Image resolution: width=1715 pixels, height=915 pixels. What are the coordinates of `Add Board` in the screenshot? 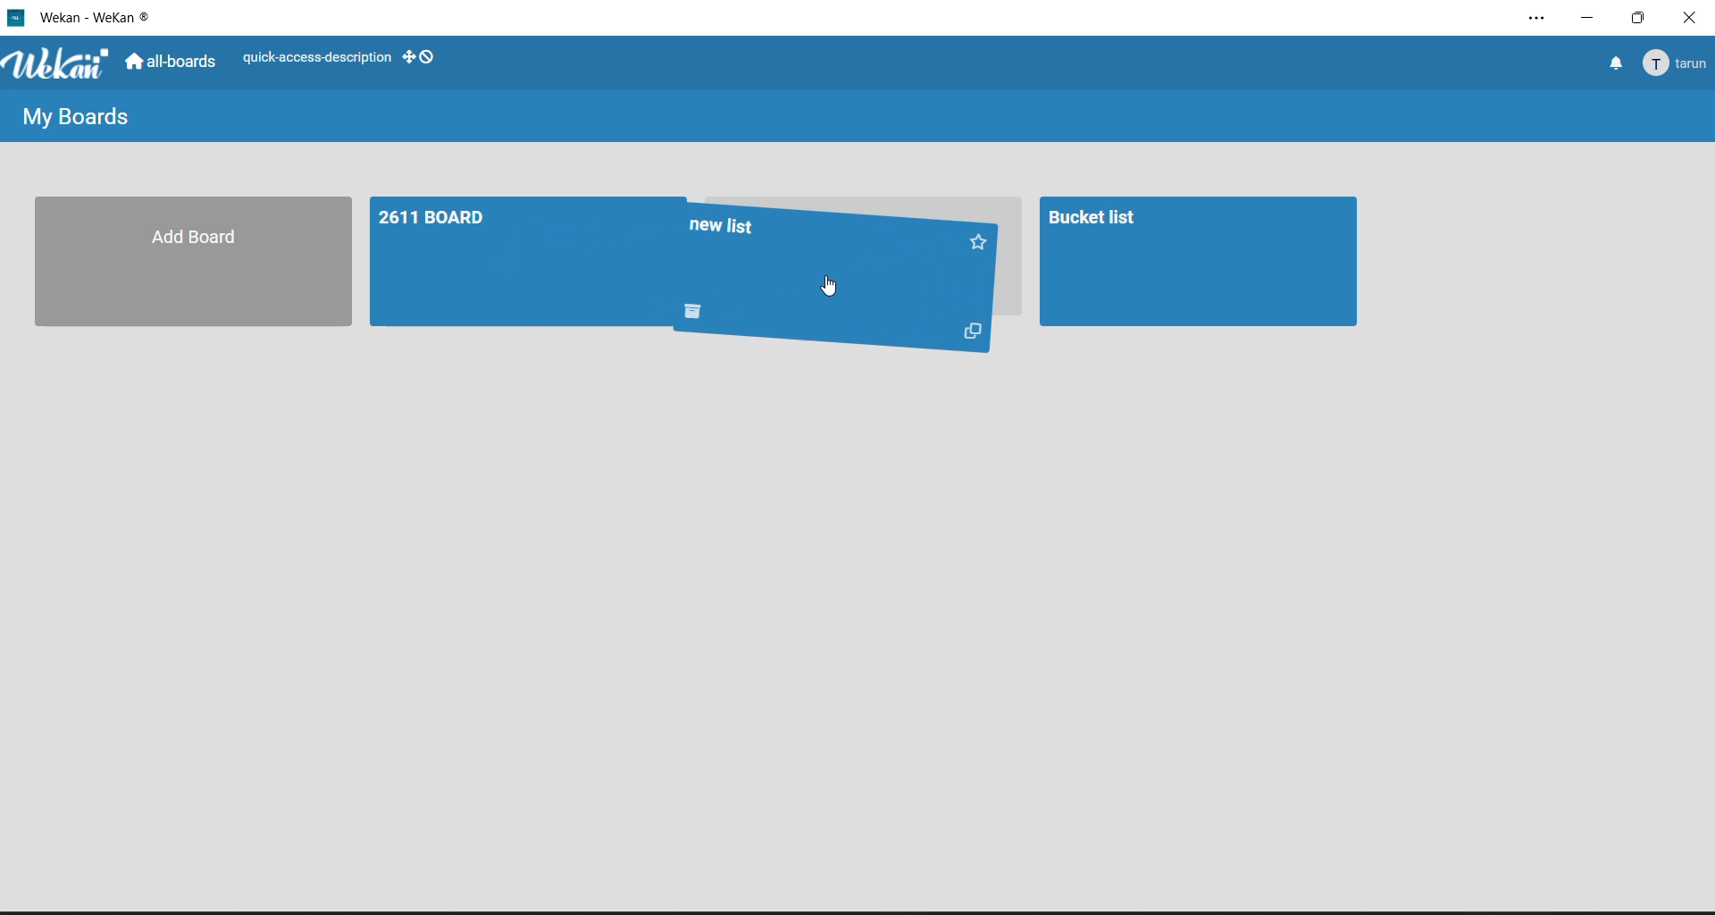 It's located at (183, 261).